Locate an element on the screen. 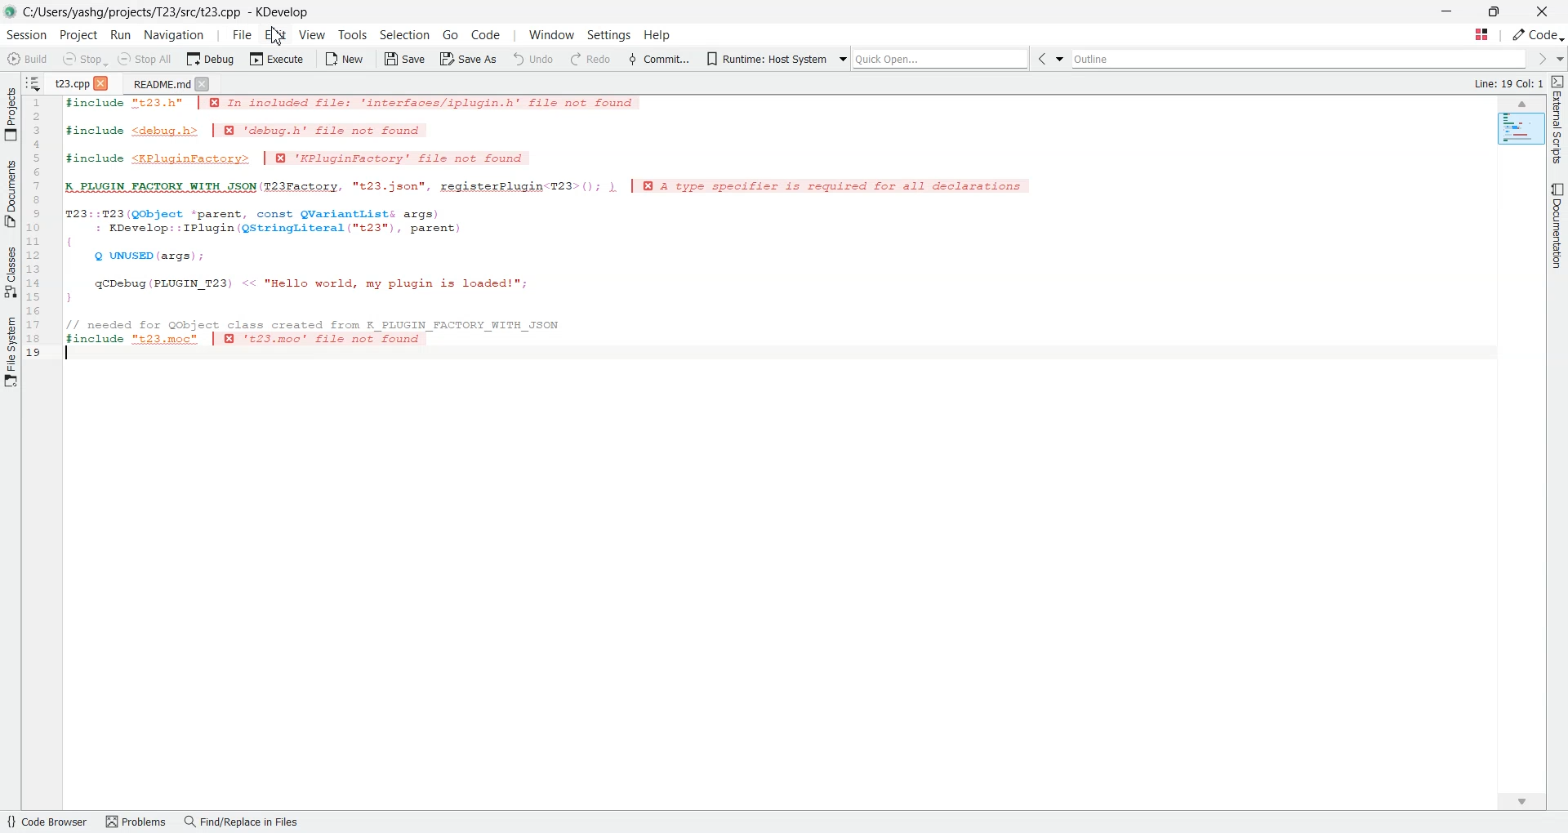 The height and width of the screenshot is (833, 1568). Runtime : Host System is located at coordinates (764, 57).